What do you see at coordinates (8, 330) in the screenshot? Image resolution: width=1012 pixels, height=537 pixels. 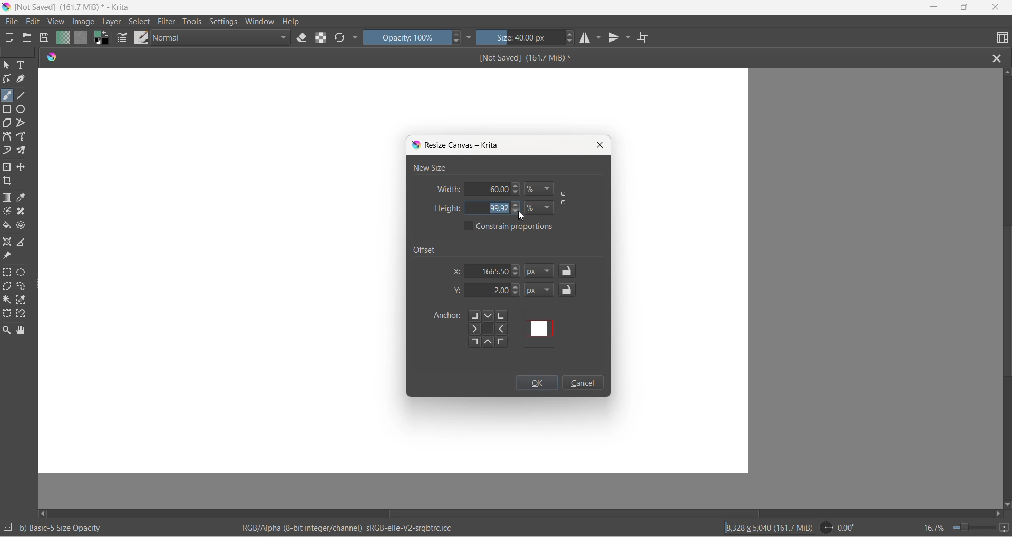 I see `zoom tool` at bounding box center [8, 330].